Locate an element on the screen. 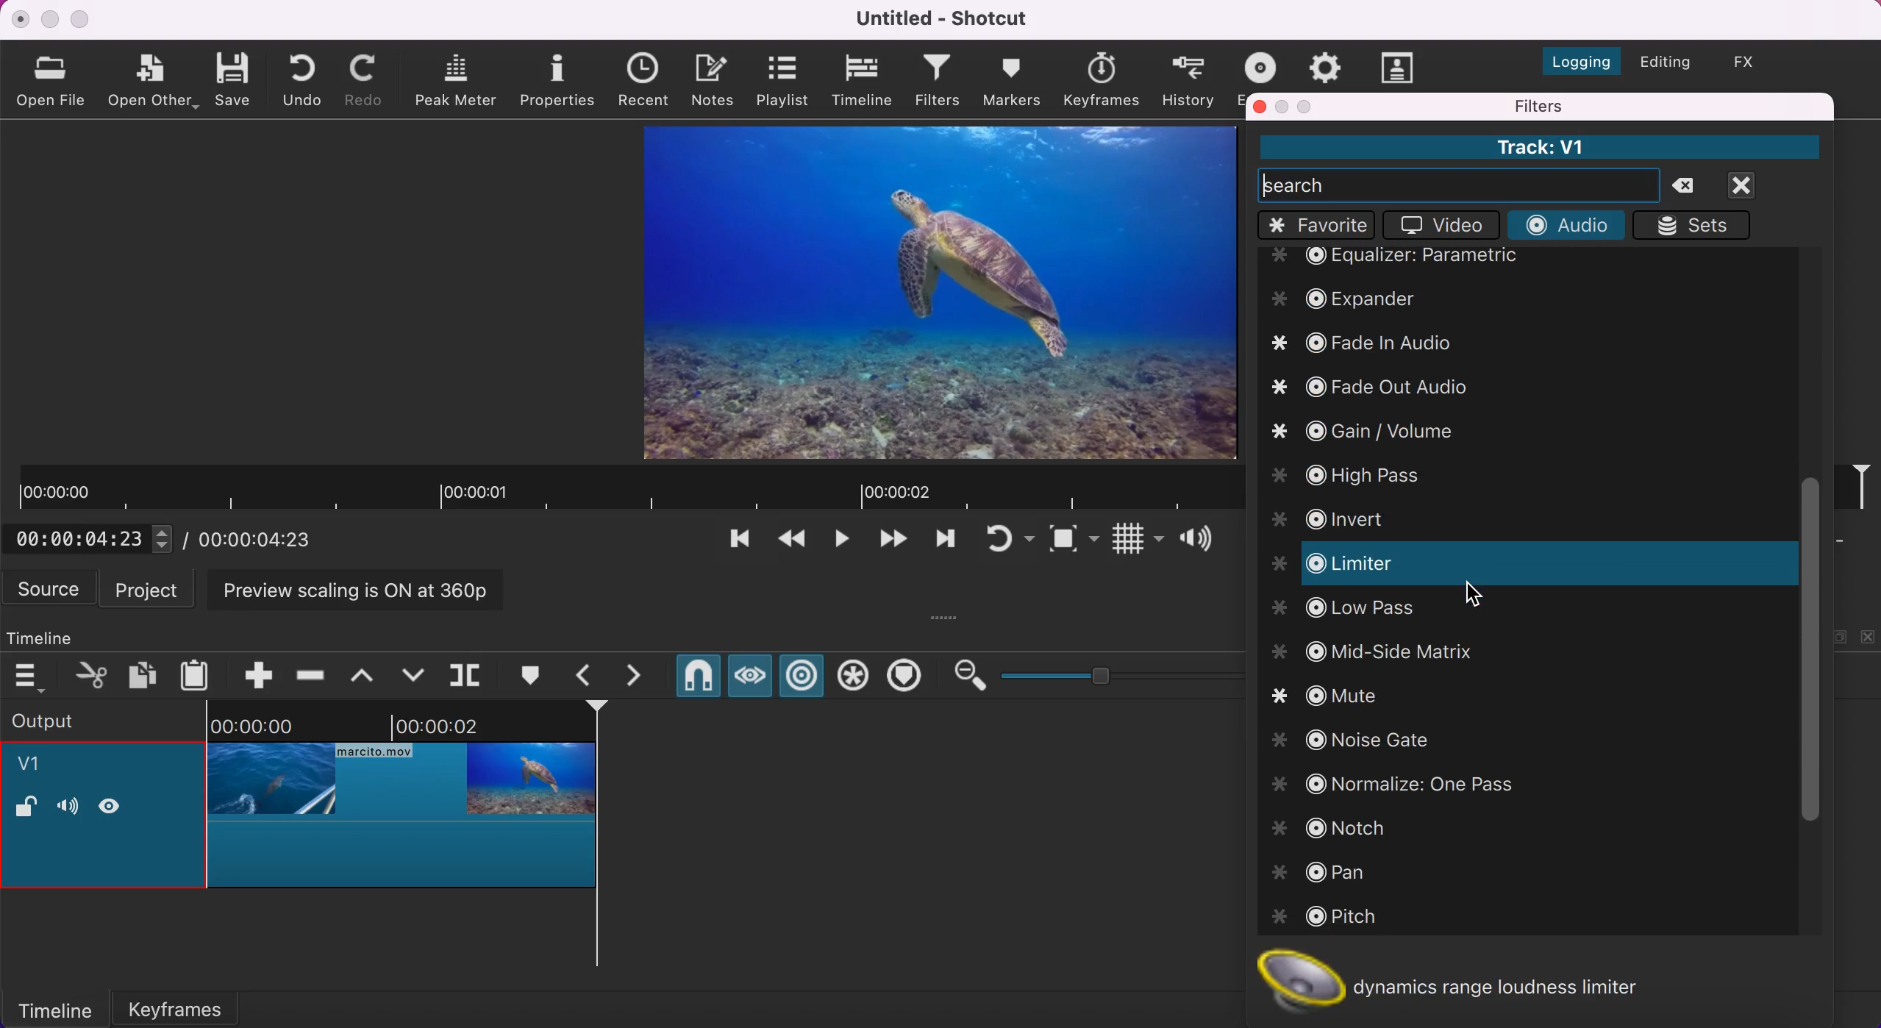 The image size is (1881, 1028). skip to the previous point is located at coordinates (734, 543).